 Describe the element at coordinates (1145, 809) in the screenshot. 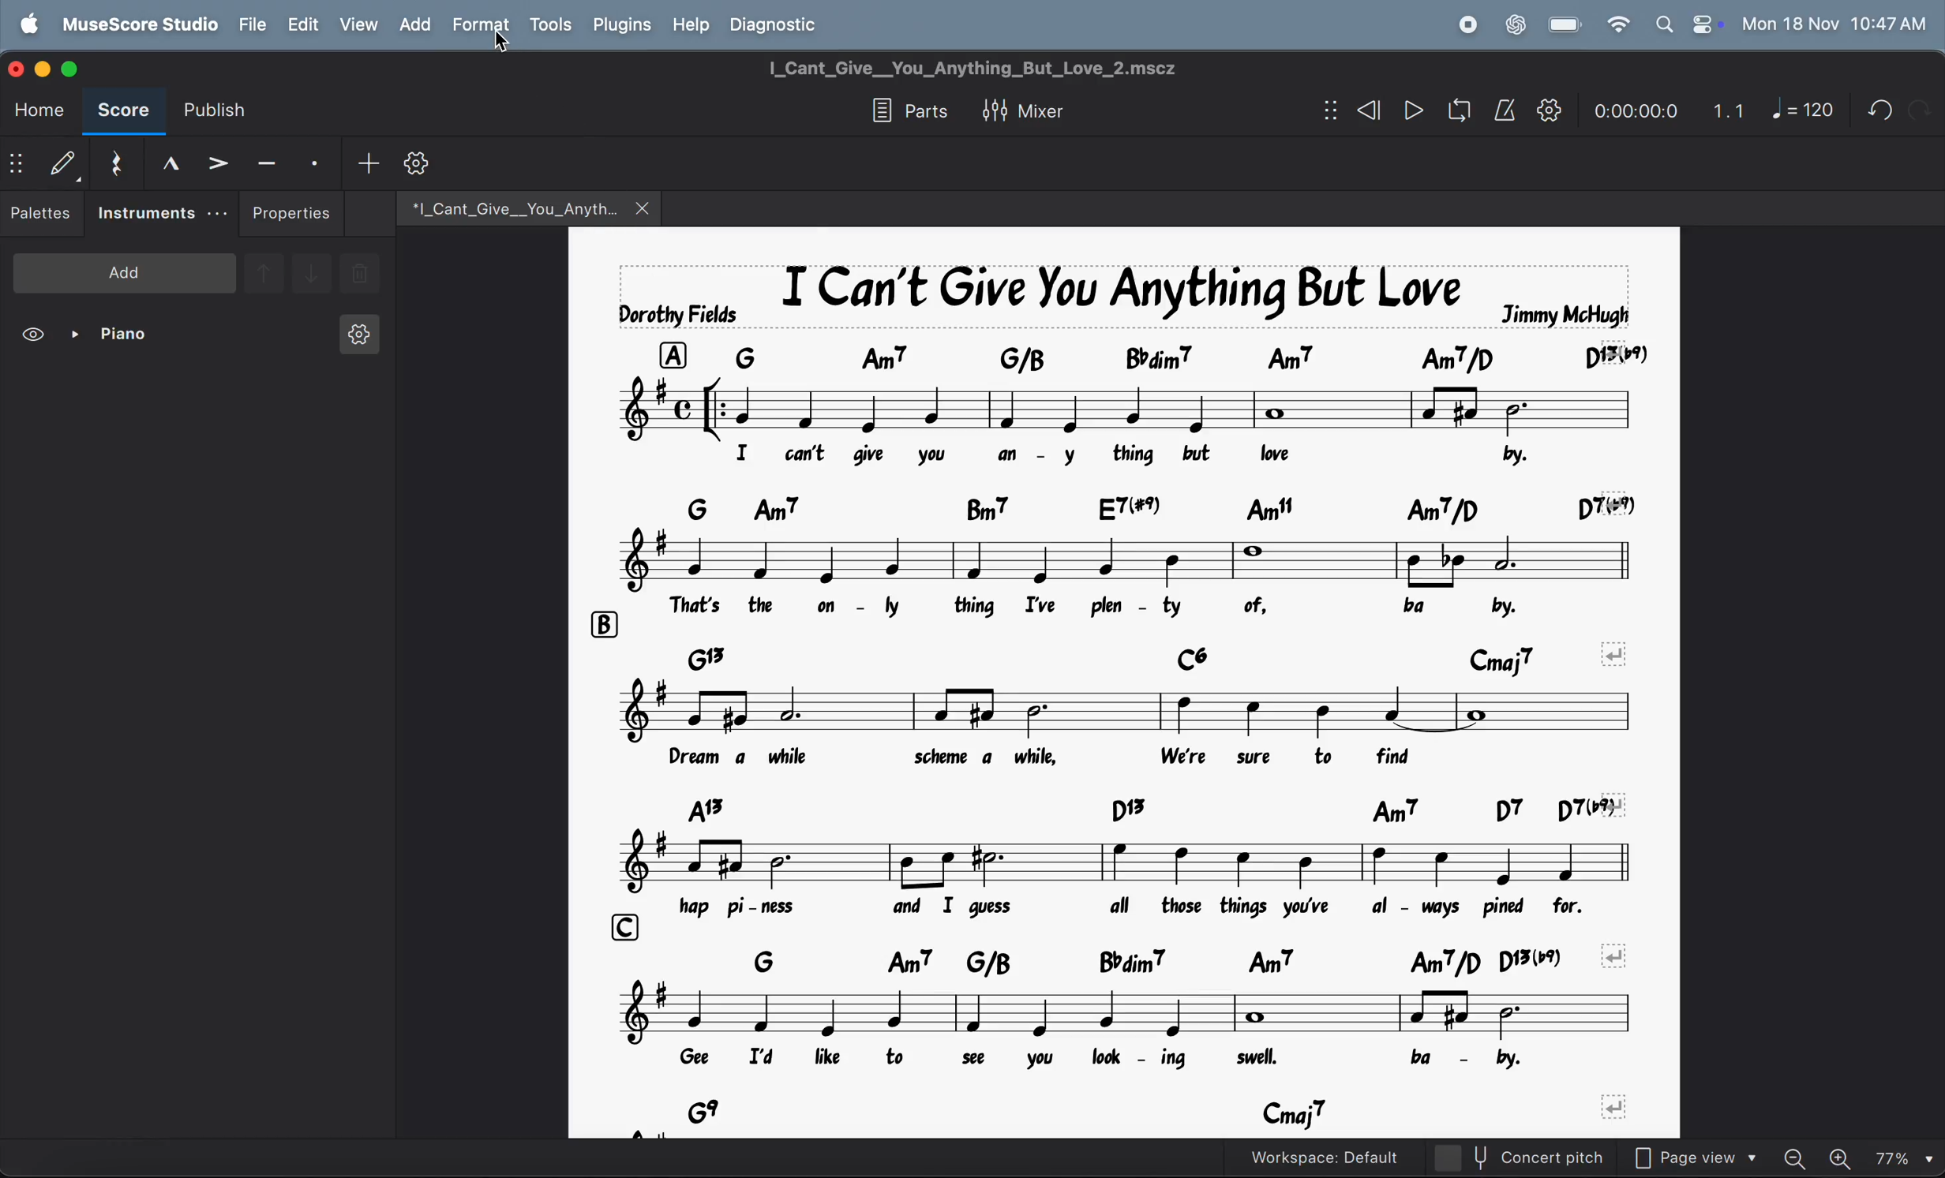

I see `chord symbols` at that location.